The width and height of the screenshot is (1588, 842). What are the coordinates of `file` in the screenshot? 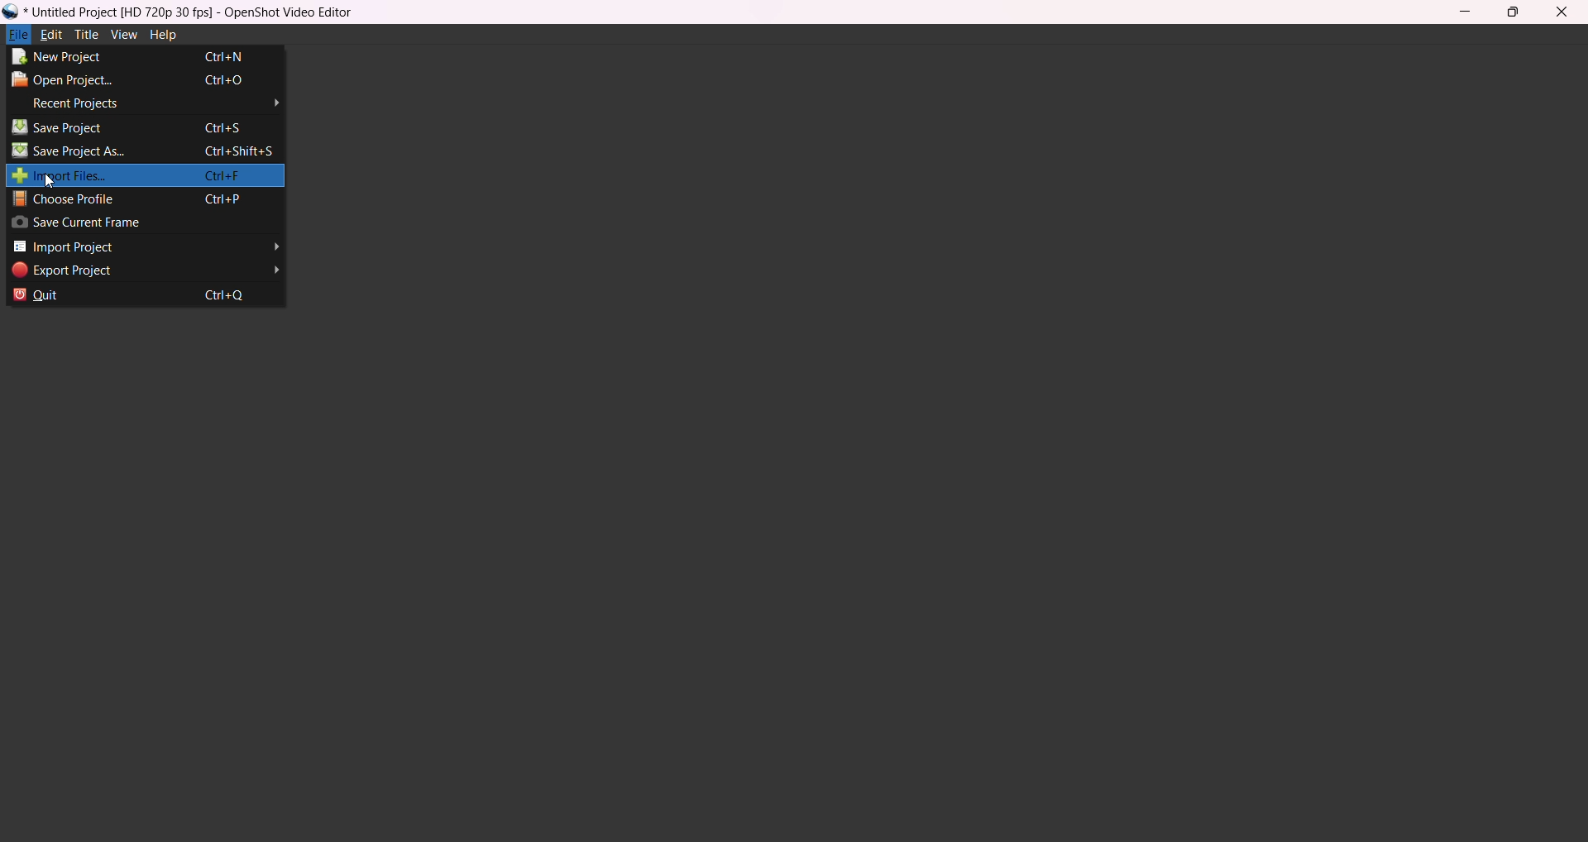 It's located at (16, 36).